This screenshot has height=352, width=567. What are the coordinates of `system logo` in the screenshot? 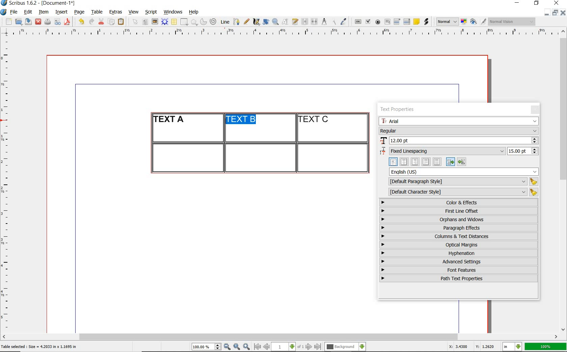 It's located at (4, 12).